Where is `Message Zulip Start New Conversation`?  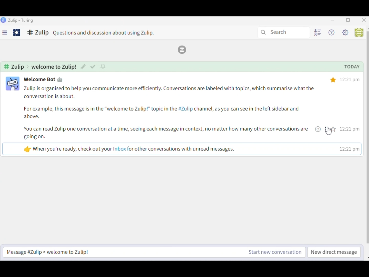
Message Zulip Start New Conversation is located at coordinates (154, 252).